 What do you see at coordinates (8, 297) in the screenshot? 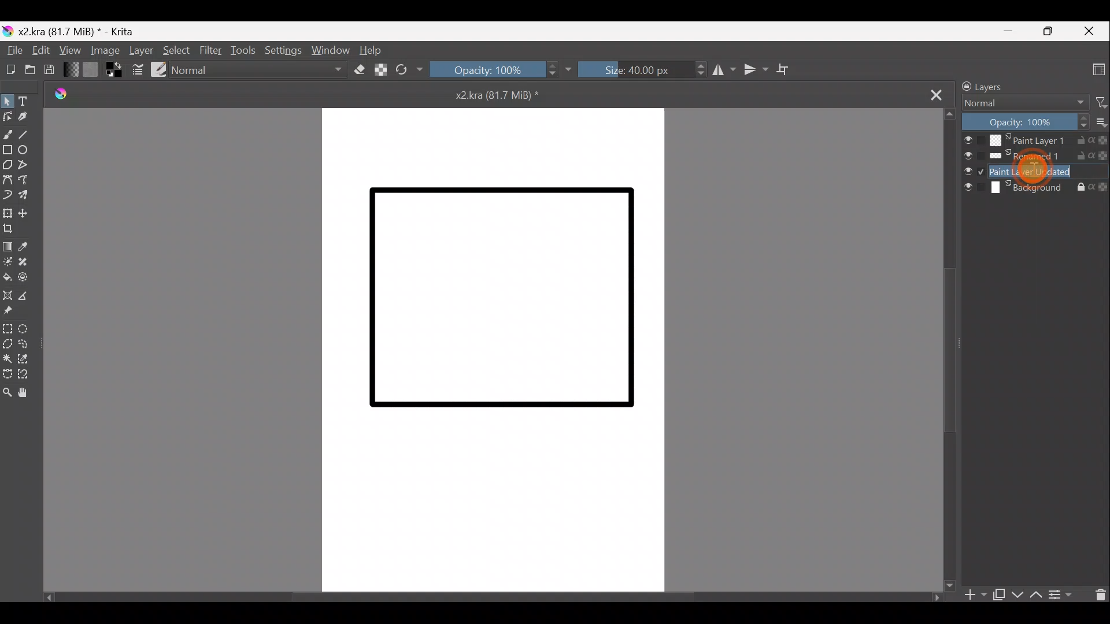
I see `Assistant tool` at bounding box center [8, 297].